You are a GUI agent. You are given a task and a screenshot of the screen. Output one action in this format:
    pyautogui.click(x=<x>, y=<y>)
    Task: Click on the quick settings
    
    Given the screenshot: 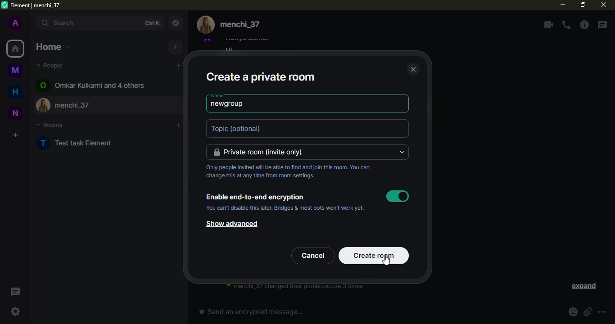 What is the action you would take?
    pyautogui.click(x=15, y=311)
    